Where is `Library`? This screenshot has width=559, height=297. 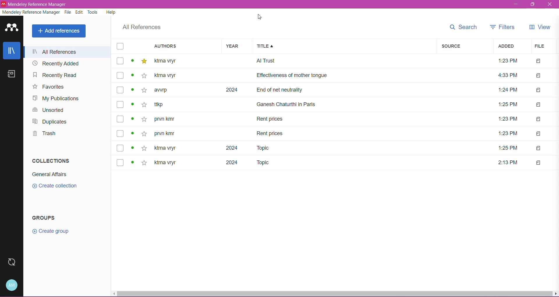 Library is located at coordinates (13, 51).